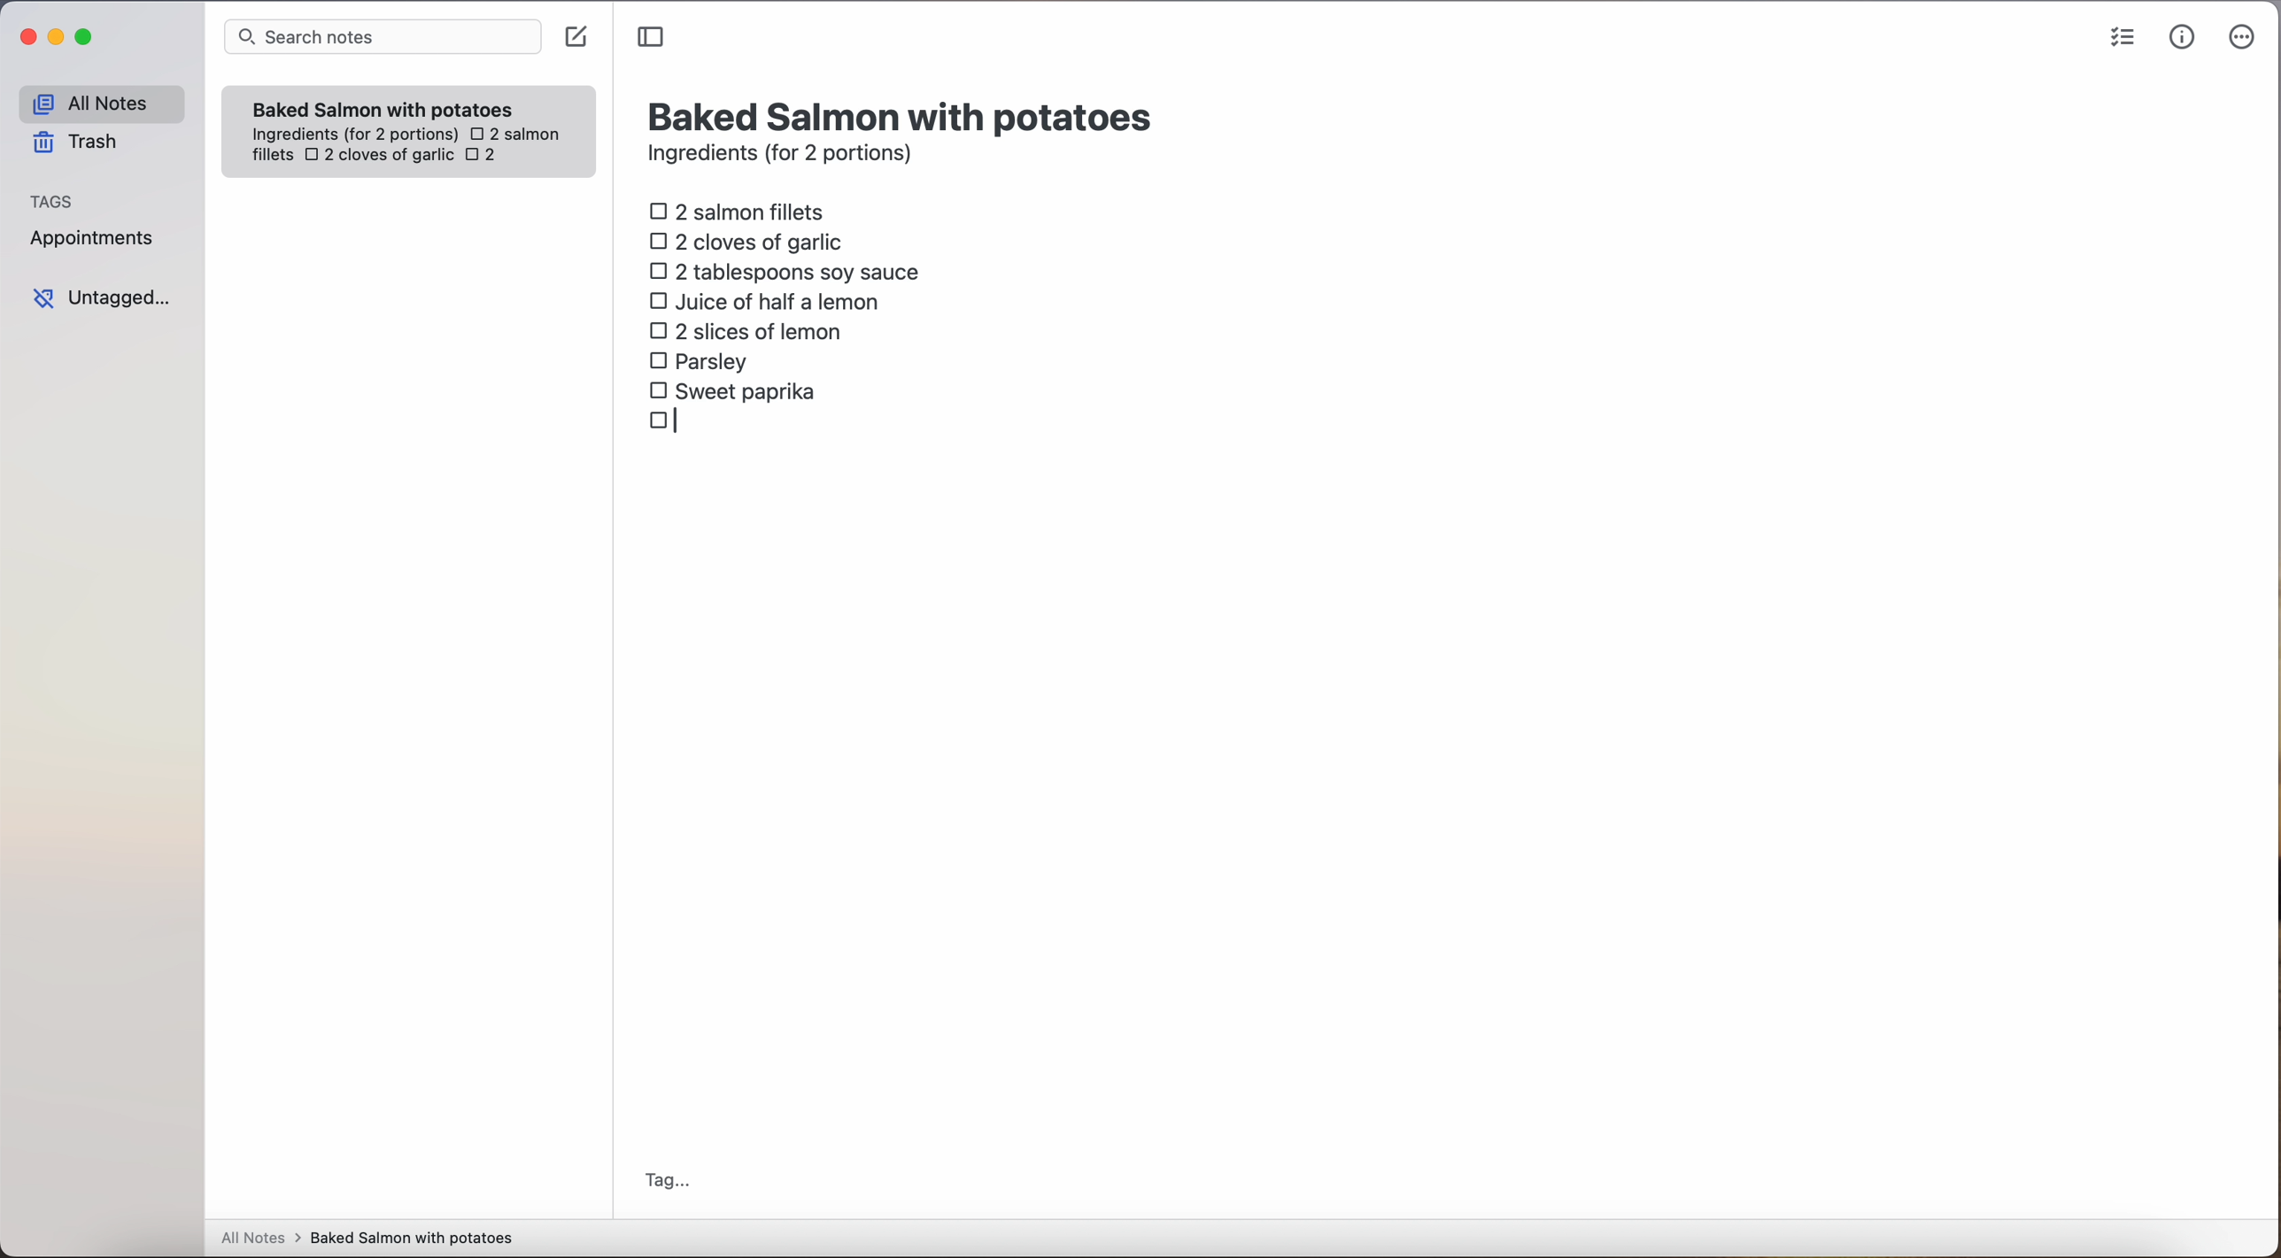 Image resolution: width=2281 pixels, height=1258 pixels. Describe the element at coordinates (653, 38) in the screenshot. I see `toggle sidebar` at that location.